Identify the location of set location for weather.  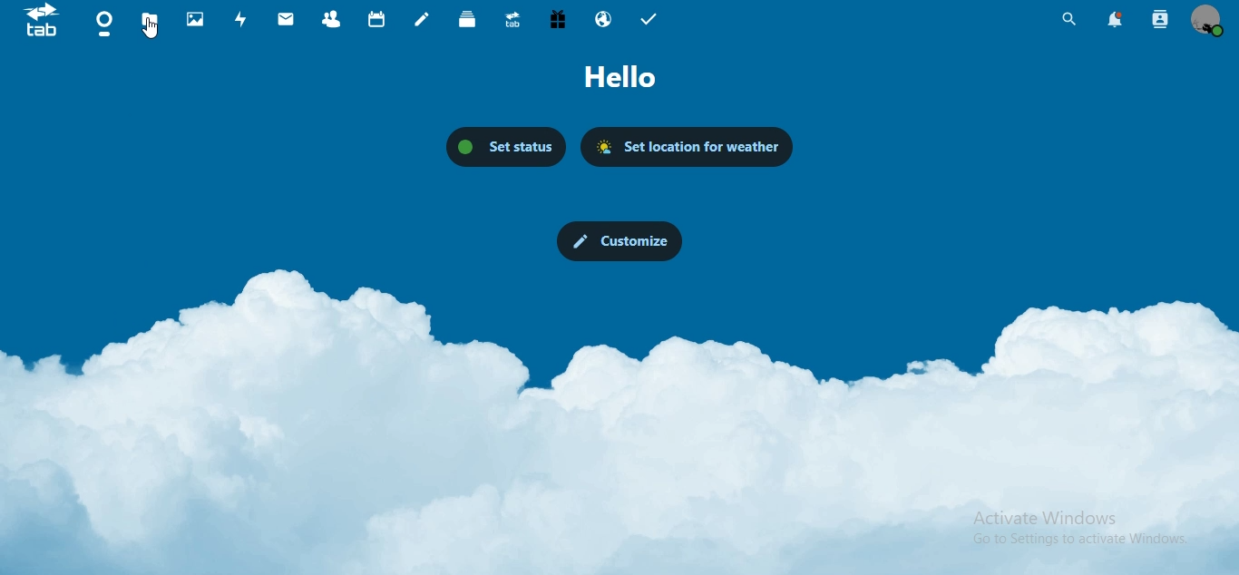
(686, 146).